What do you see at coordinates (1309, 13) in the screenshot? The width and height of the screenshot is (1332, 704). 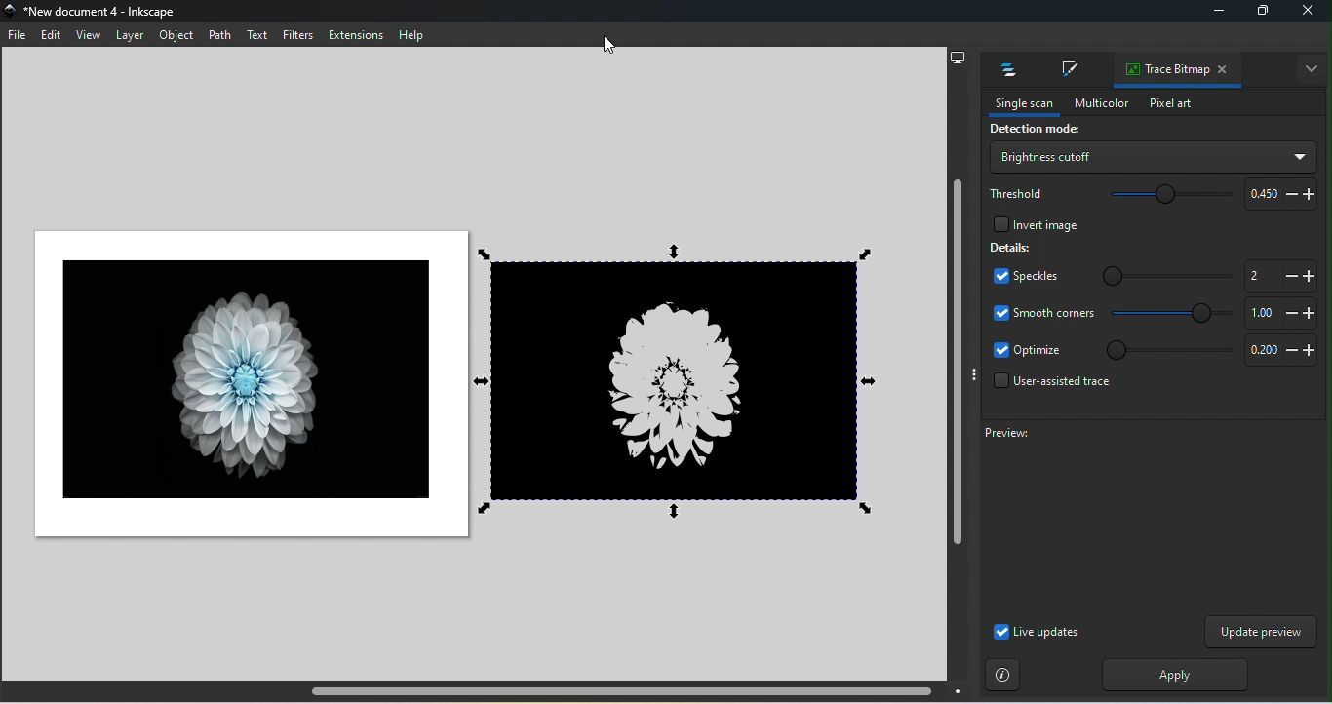 I see `close` at bounding box center [1309, 13].